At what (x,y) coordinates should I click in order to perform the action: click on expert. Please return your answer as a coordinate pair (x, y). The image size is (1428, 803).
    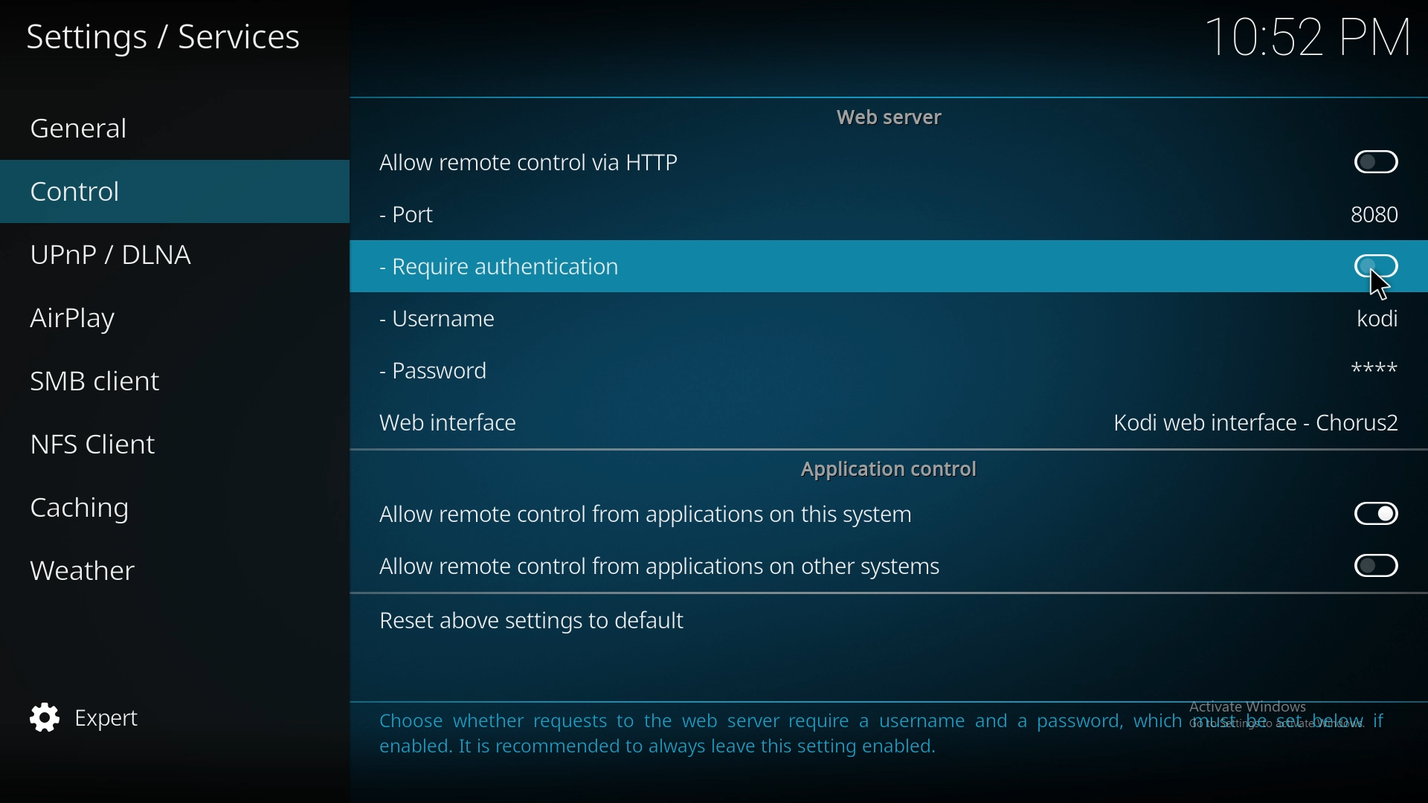
    Looking at the image, I should click on (152, 715).